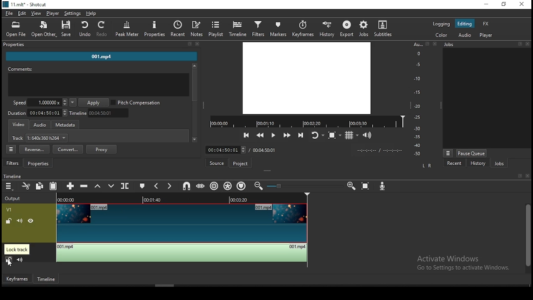  Describe the element at coordinates (261, 136) in the screenshot. I see `play quickly backwards` at that location.